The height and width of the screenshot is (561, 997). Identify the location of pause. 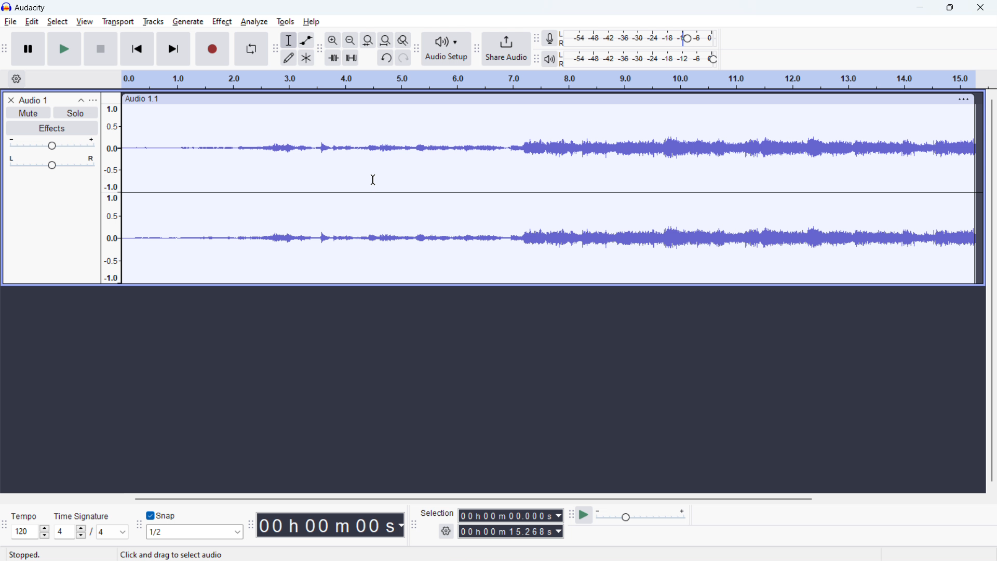
(28, 49).